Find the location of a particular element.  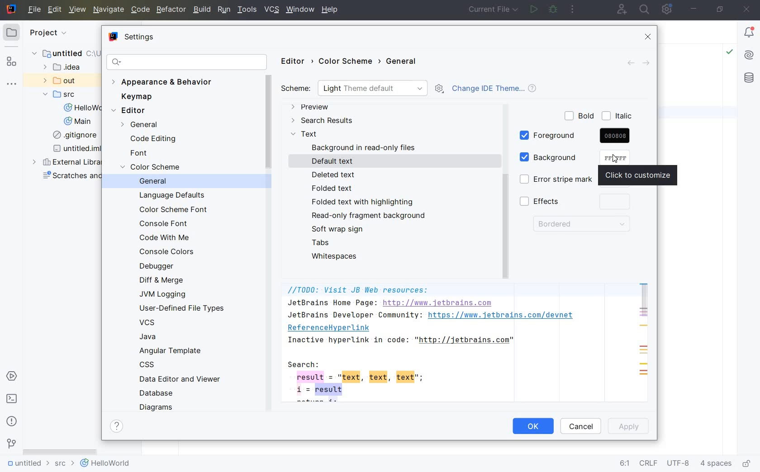

USER-DEFINED FILE TYPES is located at coordinates (182, 308).